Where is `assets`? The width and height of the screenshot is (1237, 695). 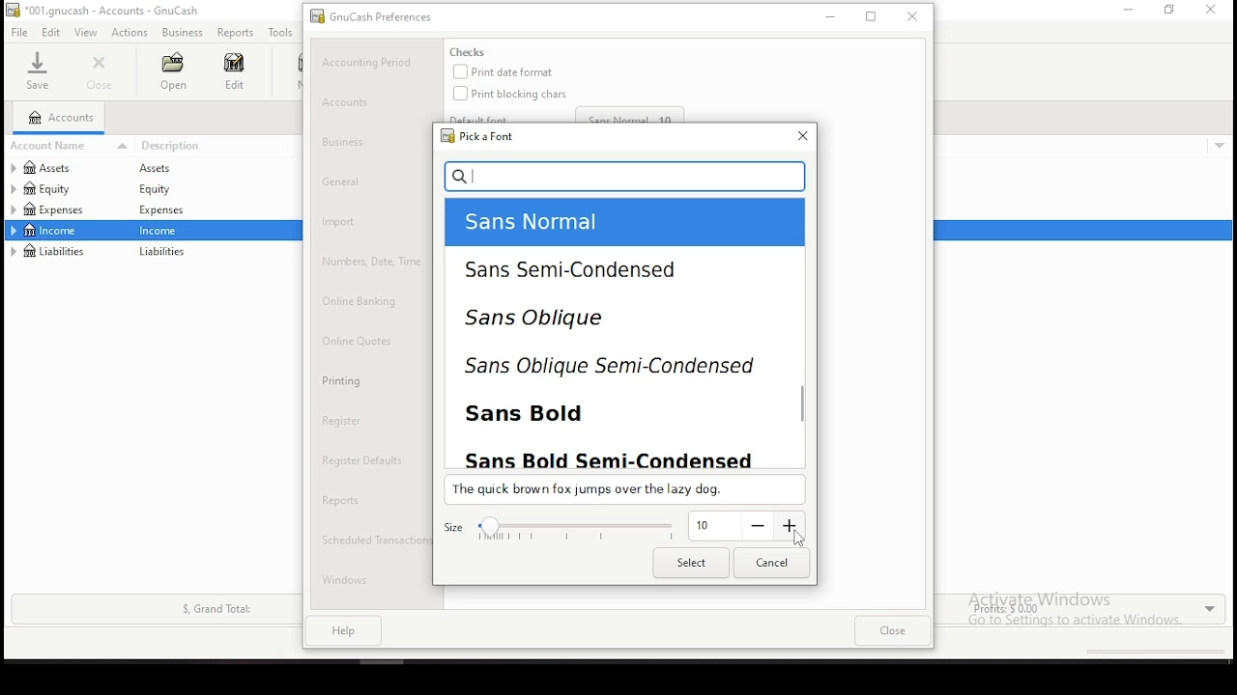
assets is located at coordinates (64, 168).